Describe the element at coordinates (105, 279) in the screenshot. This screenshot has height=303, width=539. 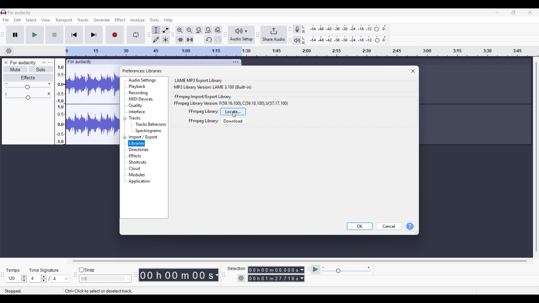
I see `Snap options` at that location.